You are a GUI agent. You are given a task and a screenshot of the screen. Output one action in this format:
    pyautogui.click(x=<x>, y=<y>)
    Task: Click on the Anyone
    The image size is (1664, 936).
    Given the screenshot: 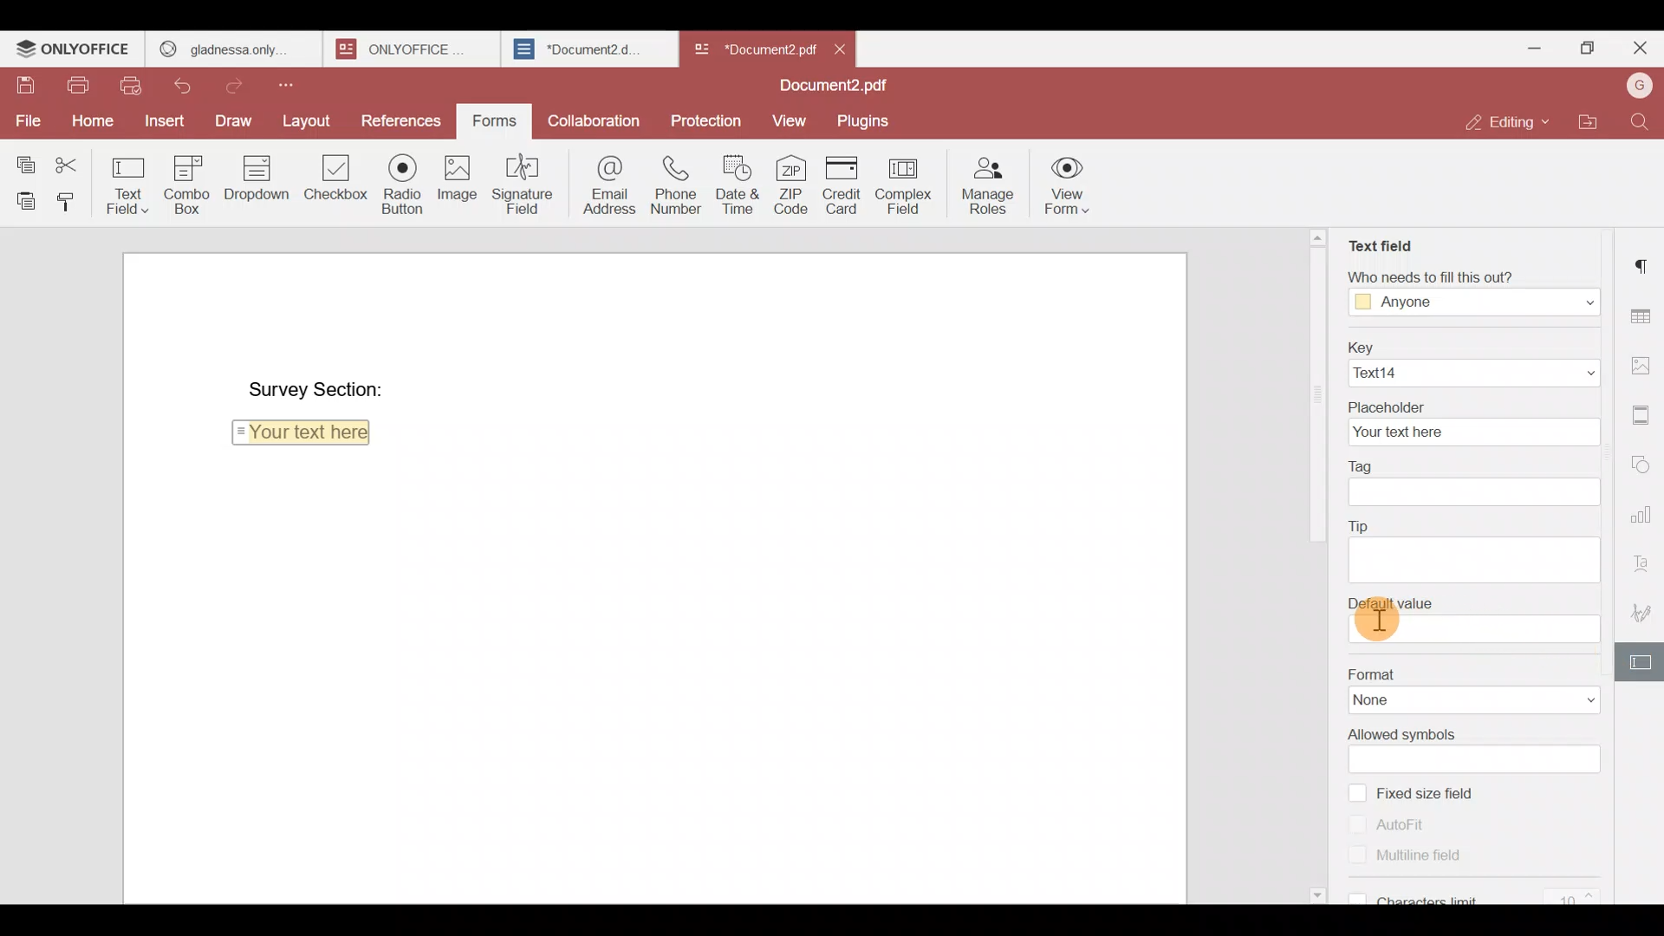 What is the action you would take?
    pyautogui.click(x=1473, y=302)
    